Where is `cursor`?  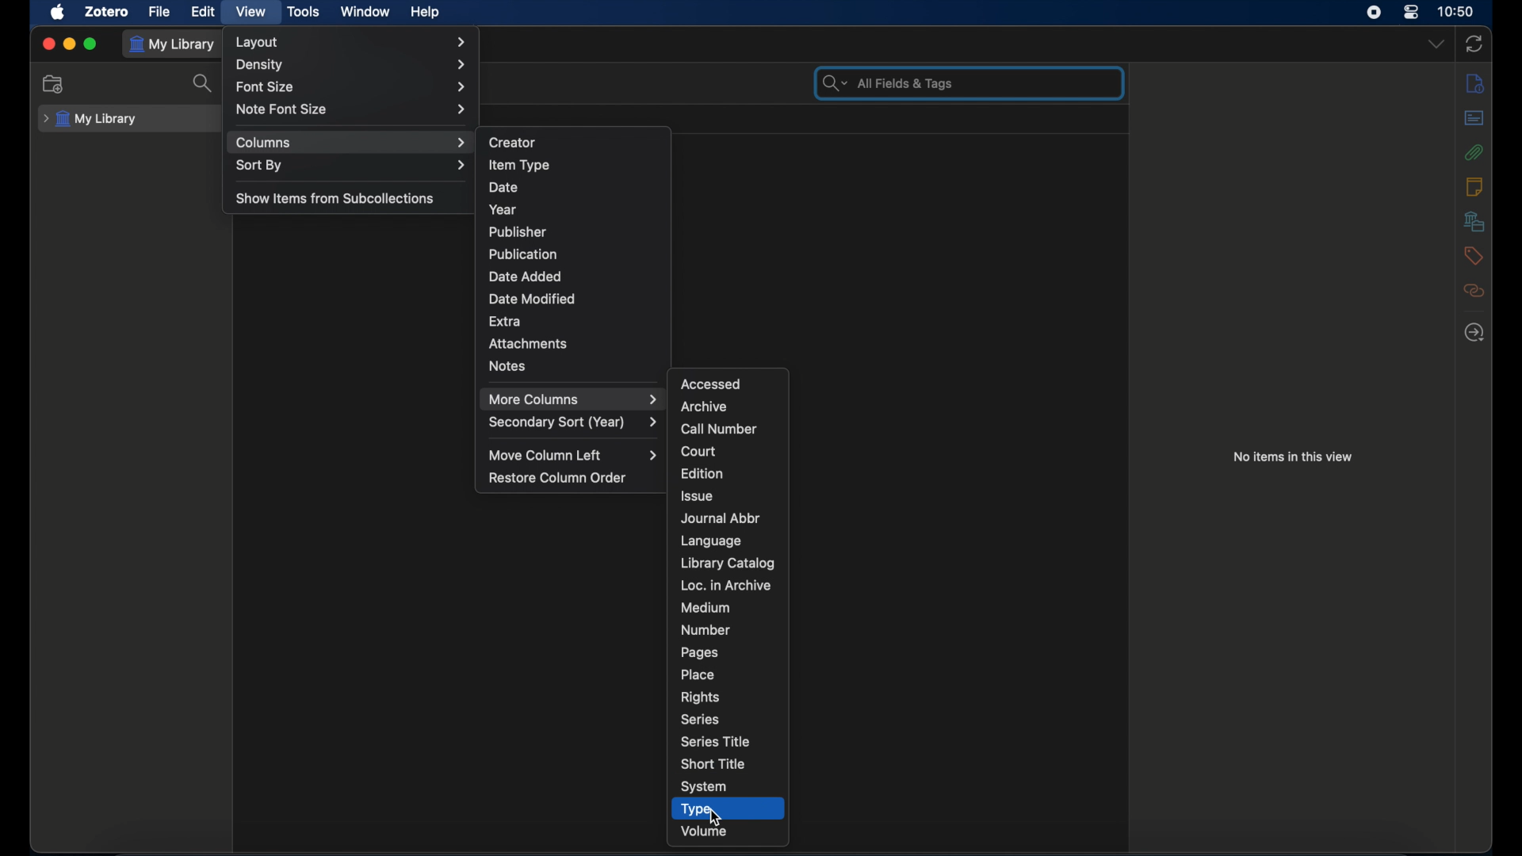
cursor is located at coordinates (713, 816).